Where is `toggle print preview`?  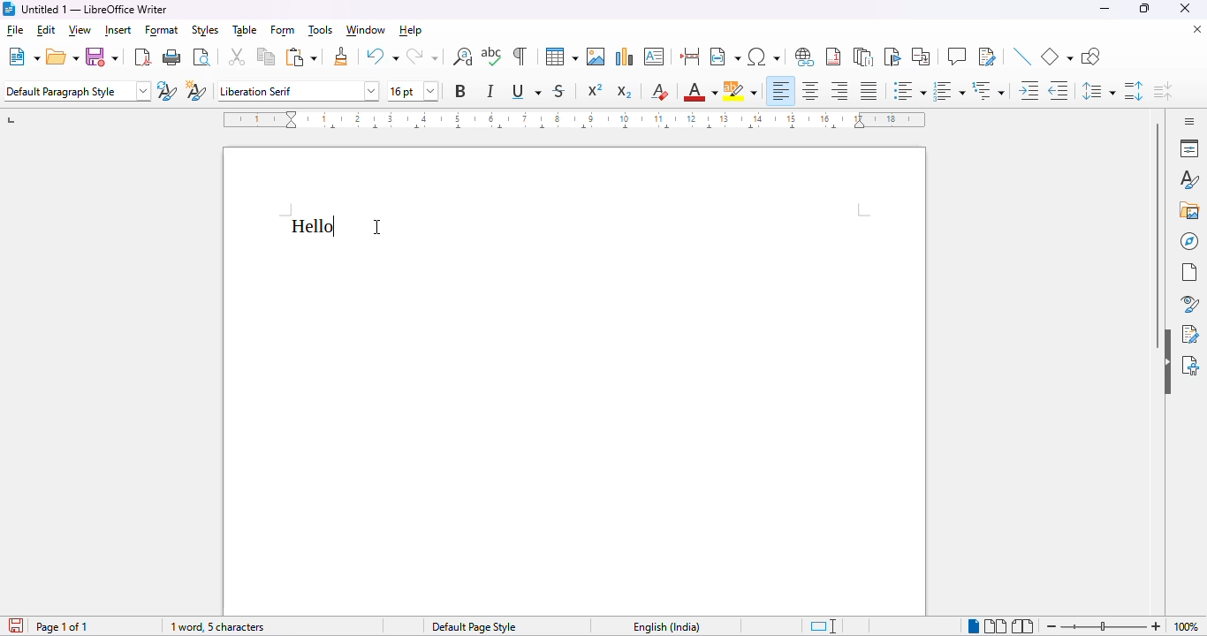 toggle print preview is located at coordinates (203, 57).